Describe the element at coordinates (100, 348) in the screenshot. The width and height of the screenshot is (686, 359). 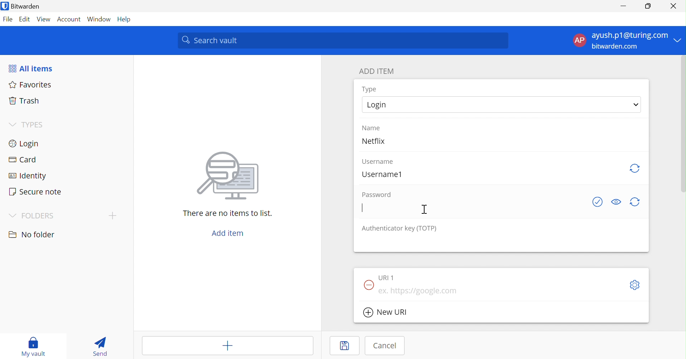
I see `Send` at that location.